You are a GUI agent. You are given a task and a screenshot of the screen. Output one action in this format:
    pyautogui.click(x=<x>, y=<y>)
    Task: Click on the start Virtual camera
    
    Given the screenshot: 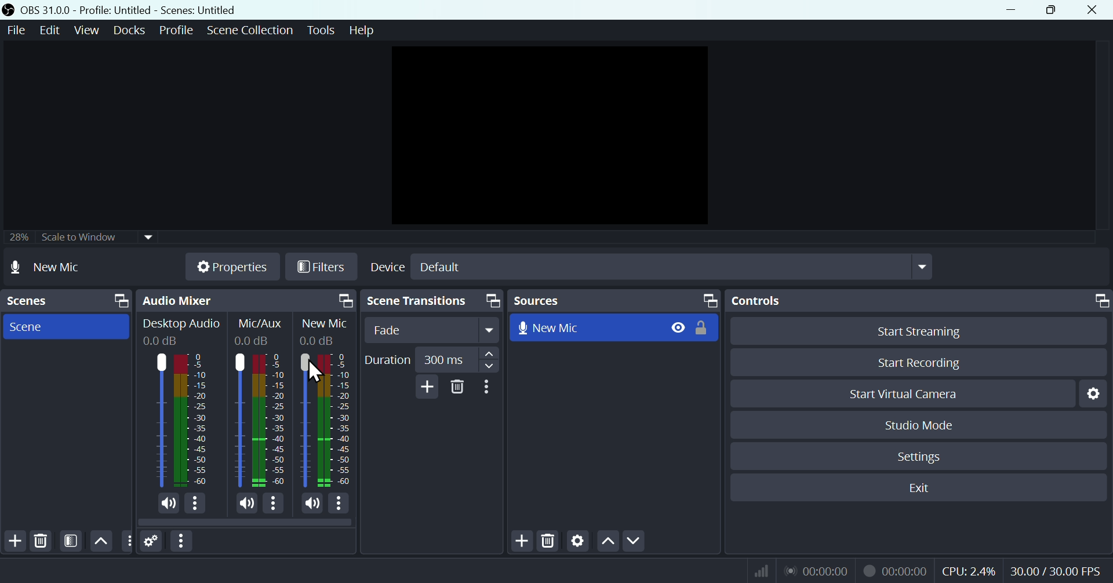 What is the action you would take?
    pyautogui.click(x=910, y=394)
    